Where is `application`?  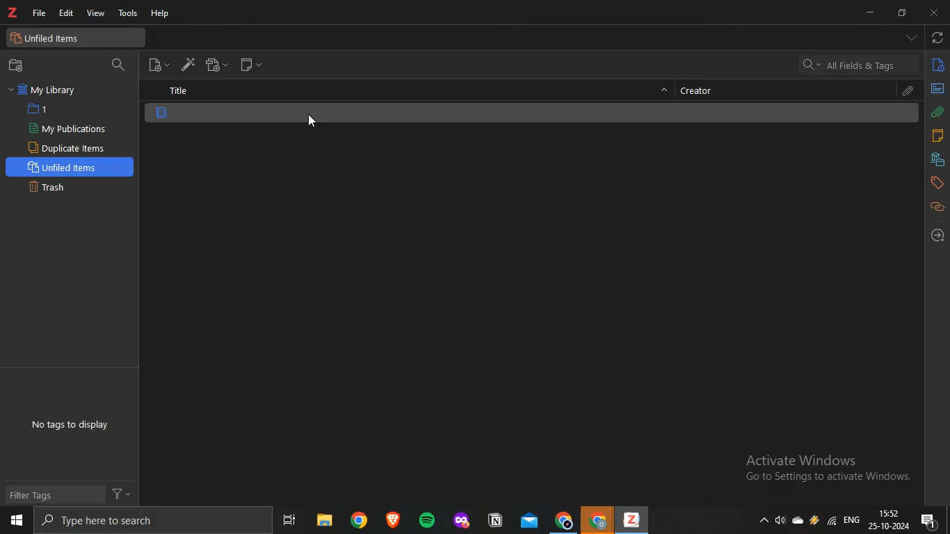
application is located at coordinates (497, 521).